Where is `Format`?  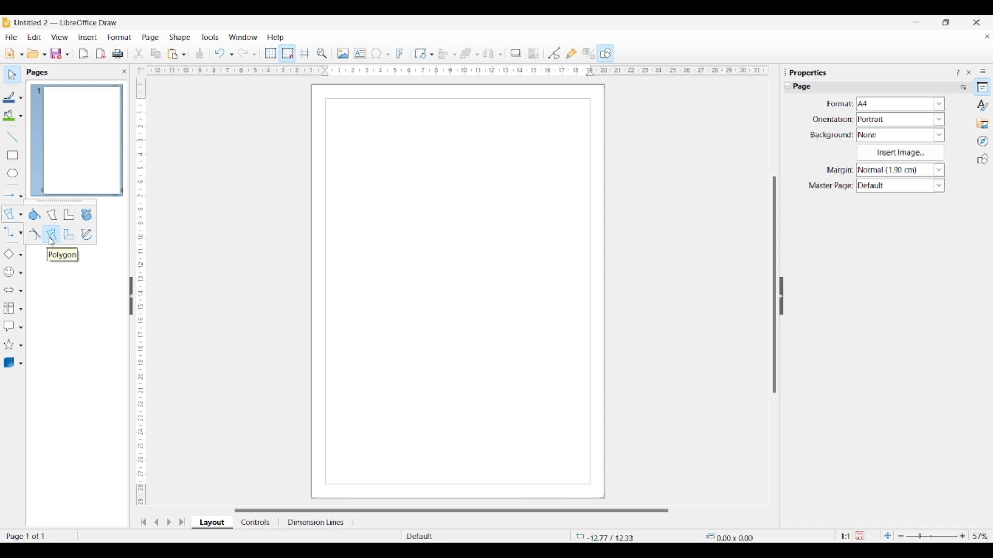 Format is located at coordinates (120, 37).